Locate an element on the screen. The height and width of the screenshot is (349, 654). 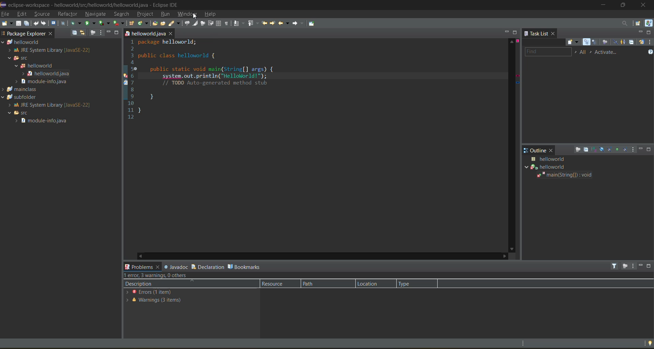
run is located at coordinates (91, 23).